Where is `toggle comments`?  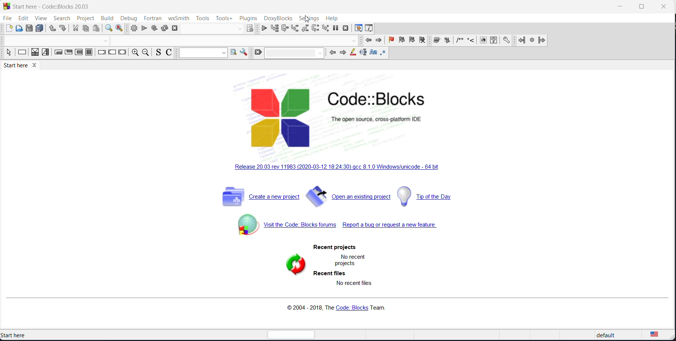 toggle comments is located at coordinates (170, 53).